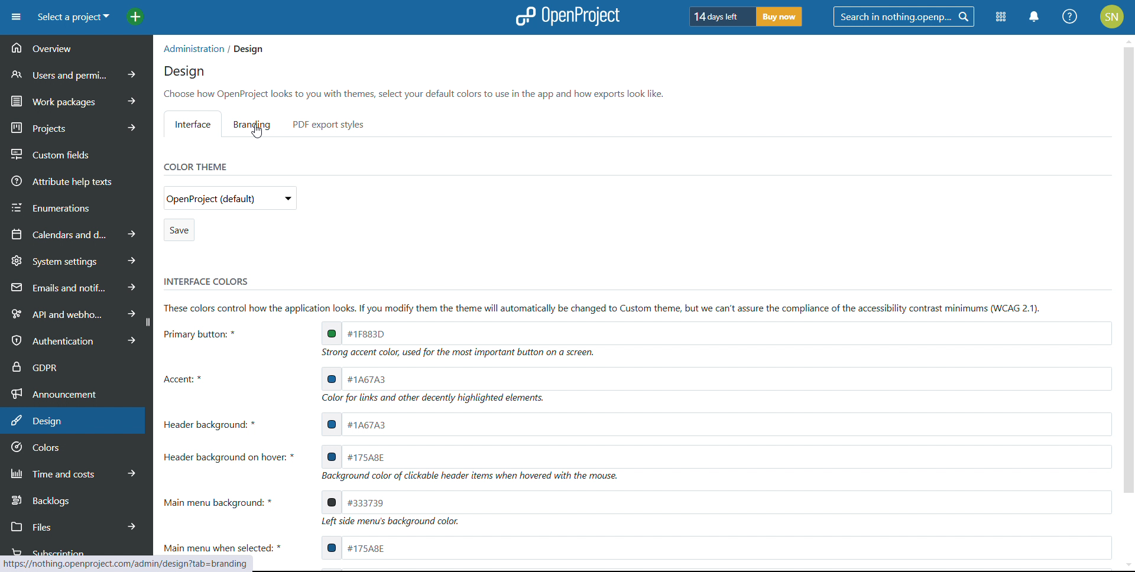 Image resolution: width=1135 pixels, height=572 pixels. Describe the element at coordinates (226, 545) in the screenshot. I see `Bl Main menu when selected: *` at that location.